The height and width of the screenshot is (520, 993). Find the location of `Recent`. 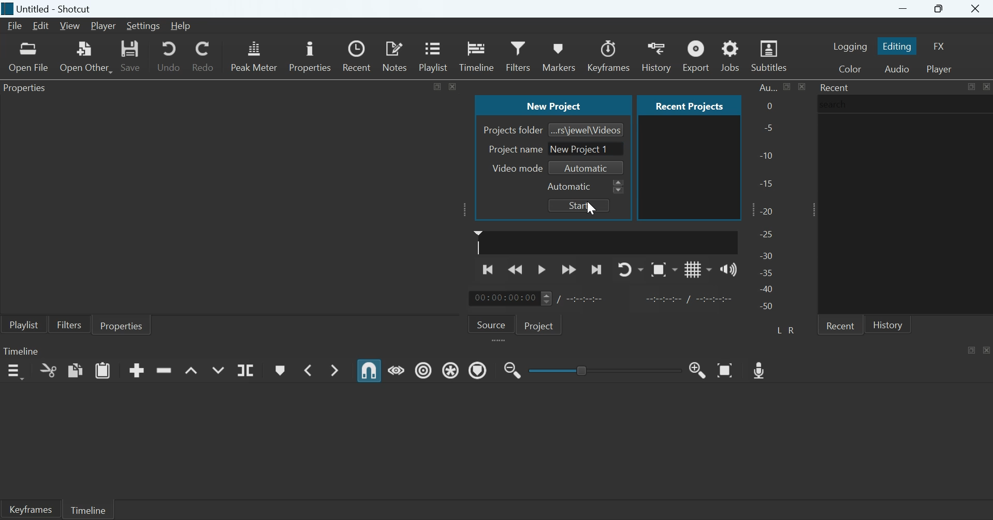

Recent is located at coordinates (840, 325).